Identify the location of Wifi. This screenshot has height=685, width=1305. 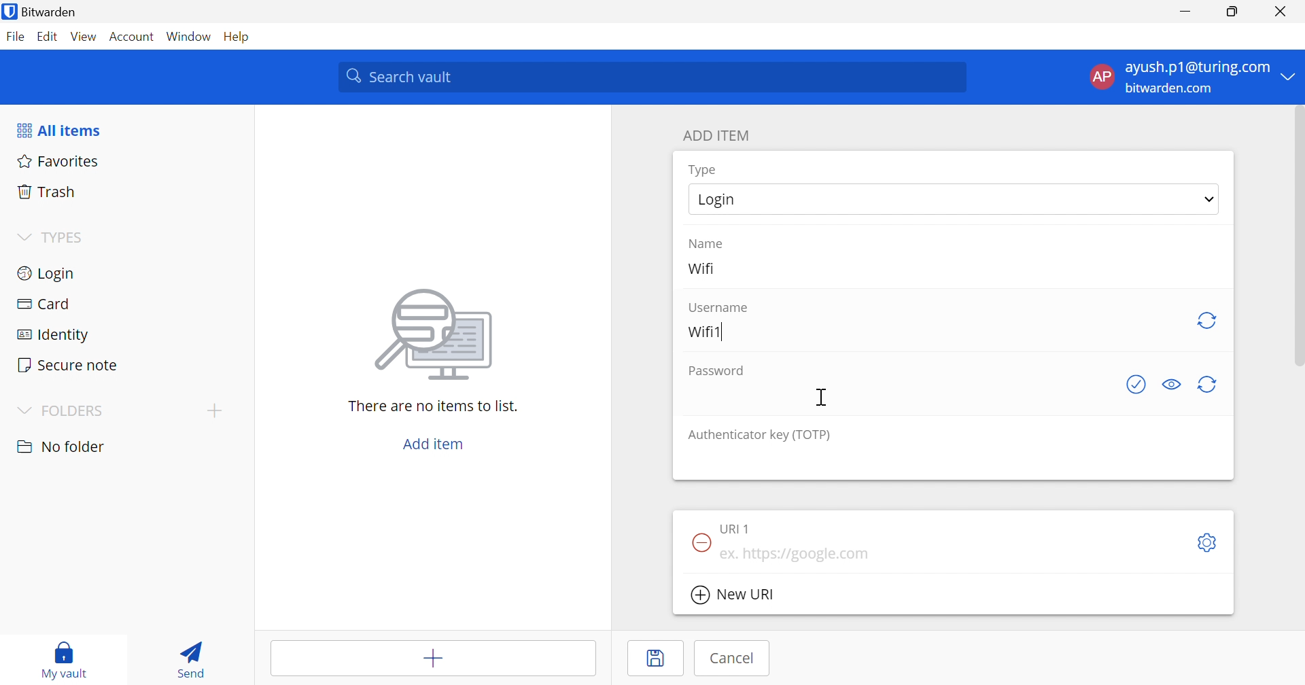
(700, 267).